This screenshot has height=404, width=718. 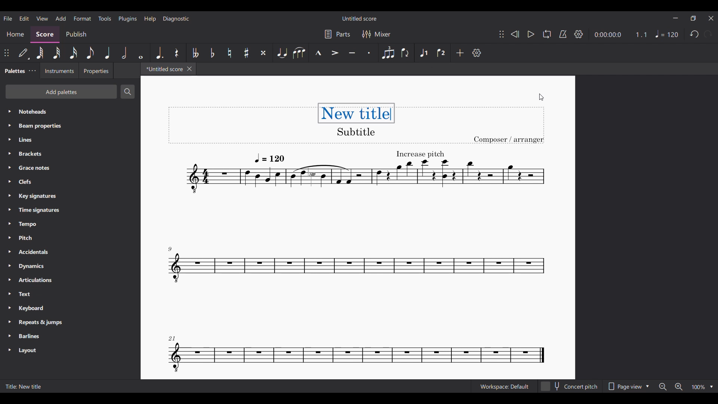 What do you see at coordinates (356, 113) in the screenshot?
I see `New title - typed in title` at bounding box center [356, 113].